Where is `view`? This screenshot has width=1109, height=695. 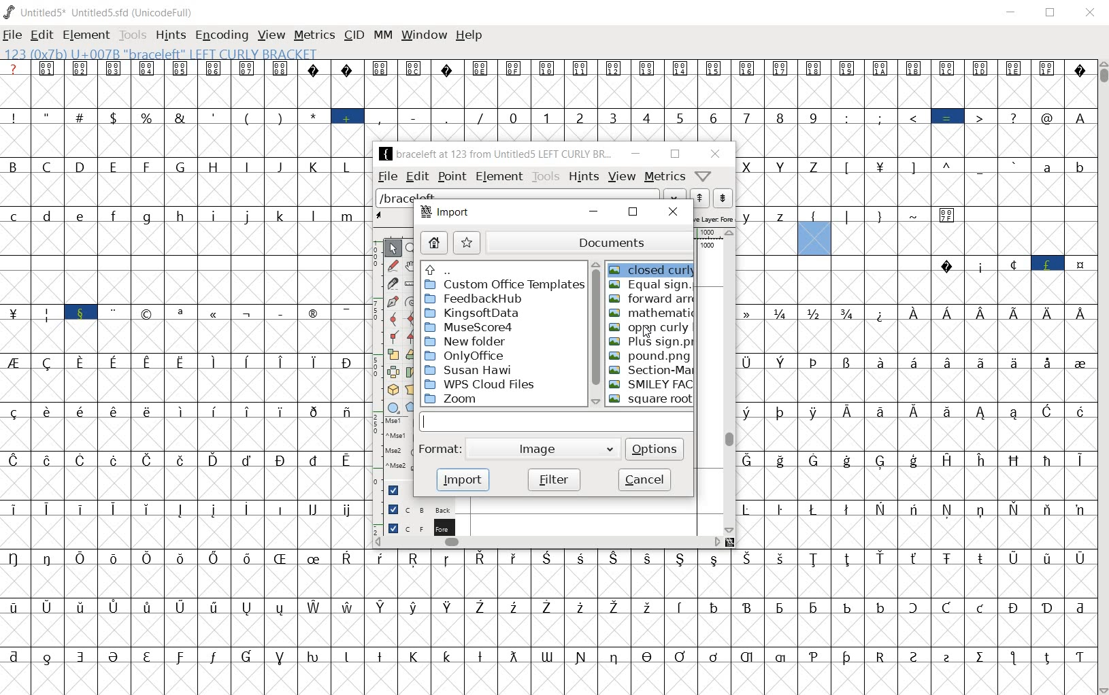 view is located at coordinates (269, 35).